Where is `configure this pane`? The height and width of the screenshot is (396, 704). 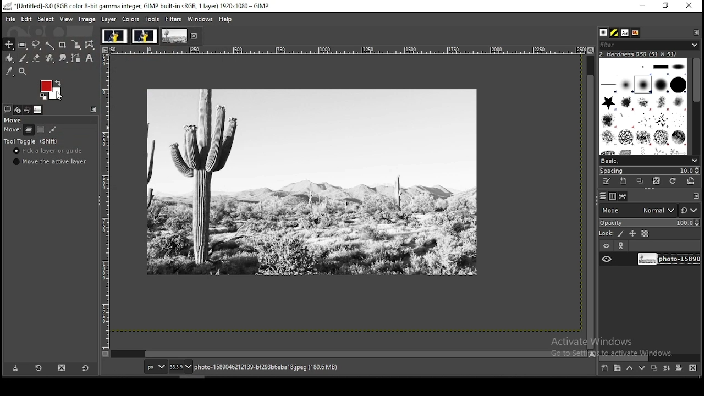
configure this pane is located at coordinates (695, 196).